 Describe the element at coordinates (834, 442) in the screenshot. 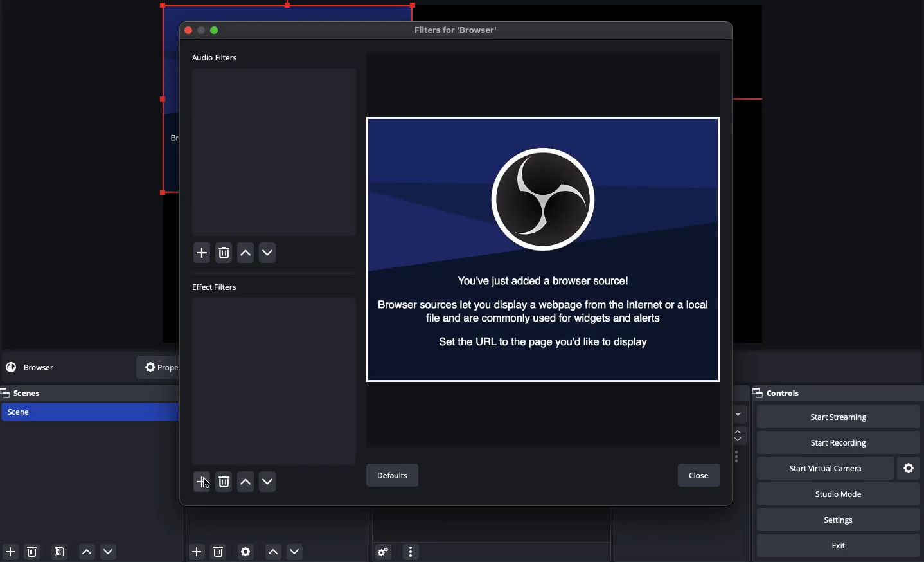

I see `Start recording` at that location.